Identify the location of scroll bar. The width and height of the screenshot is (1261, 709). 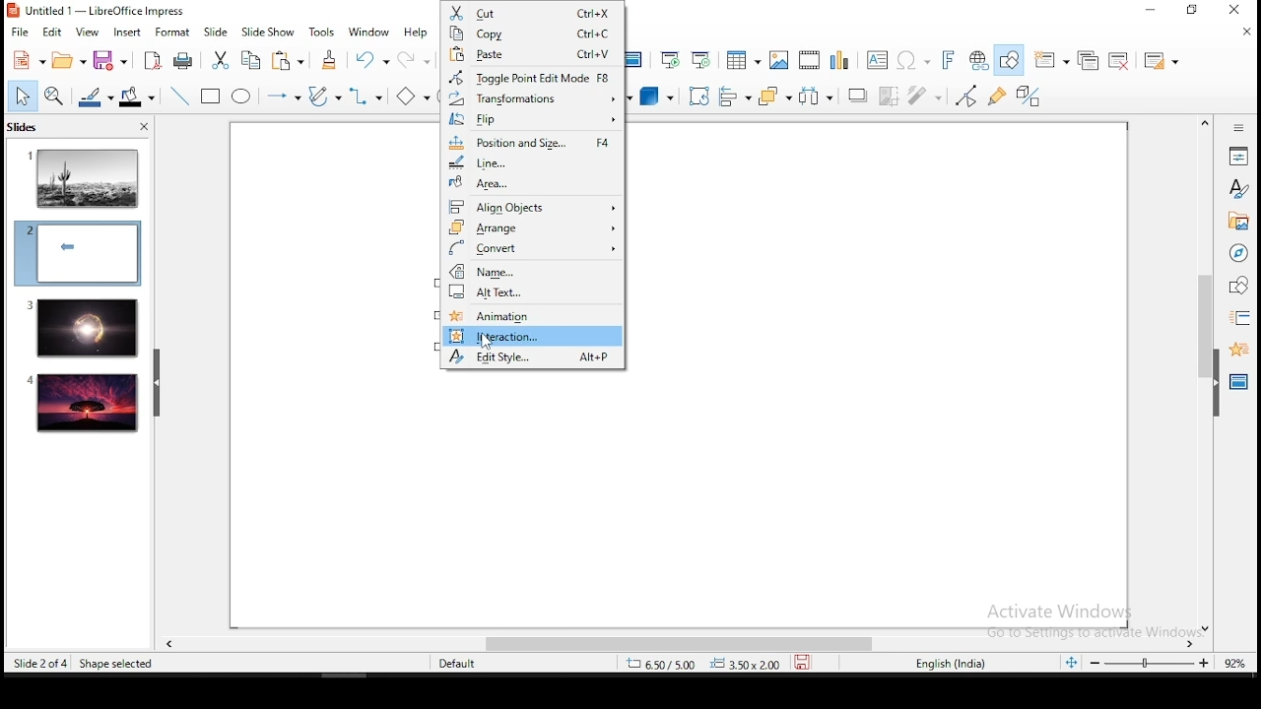
(671, 644).